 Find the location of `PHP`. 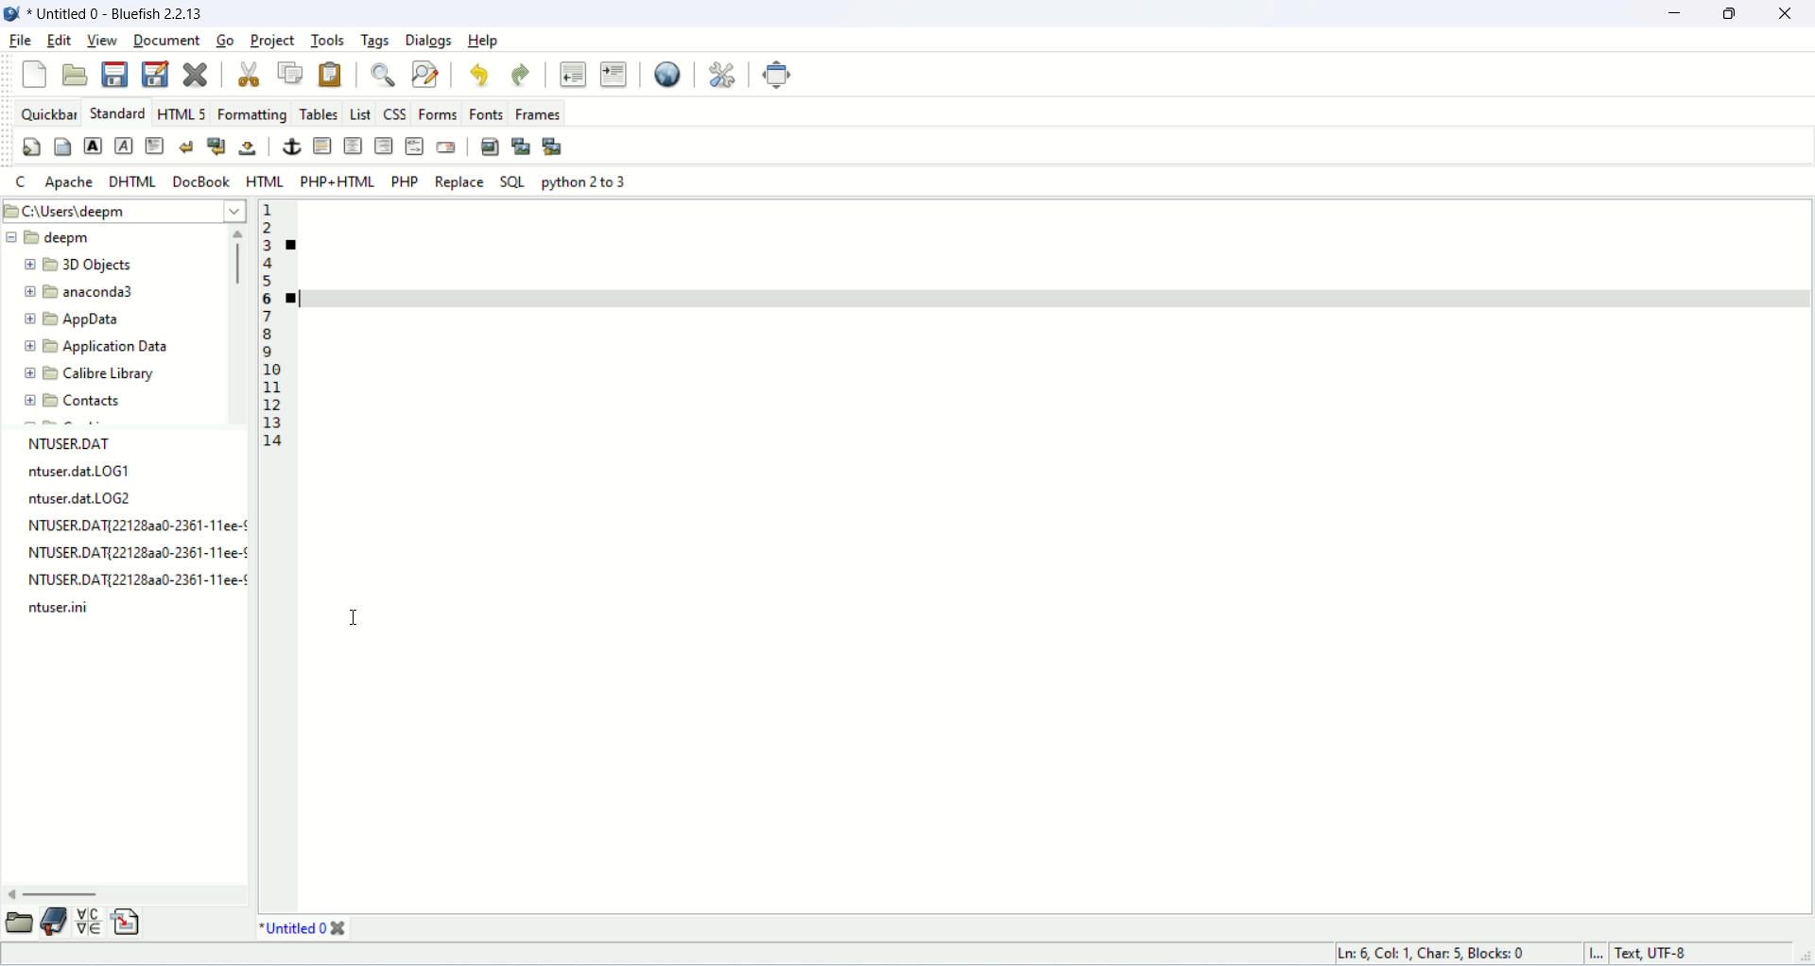

PHP is located at coordinates (408, 184).